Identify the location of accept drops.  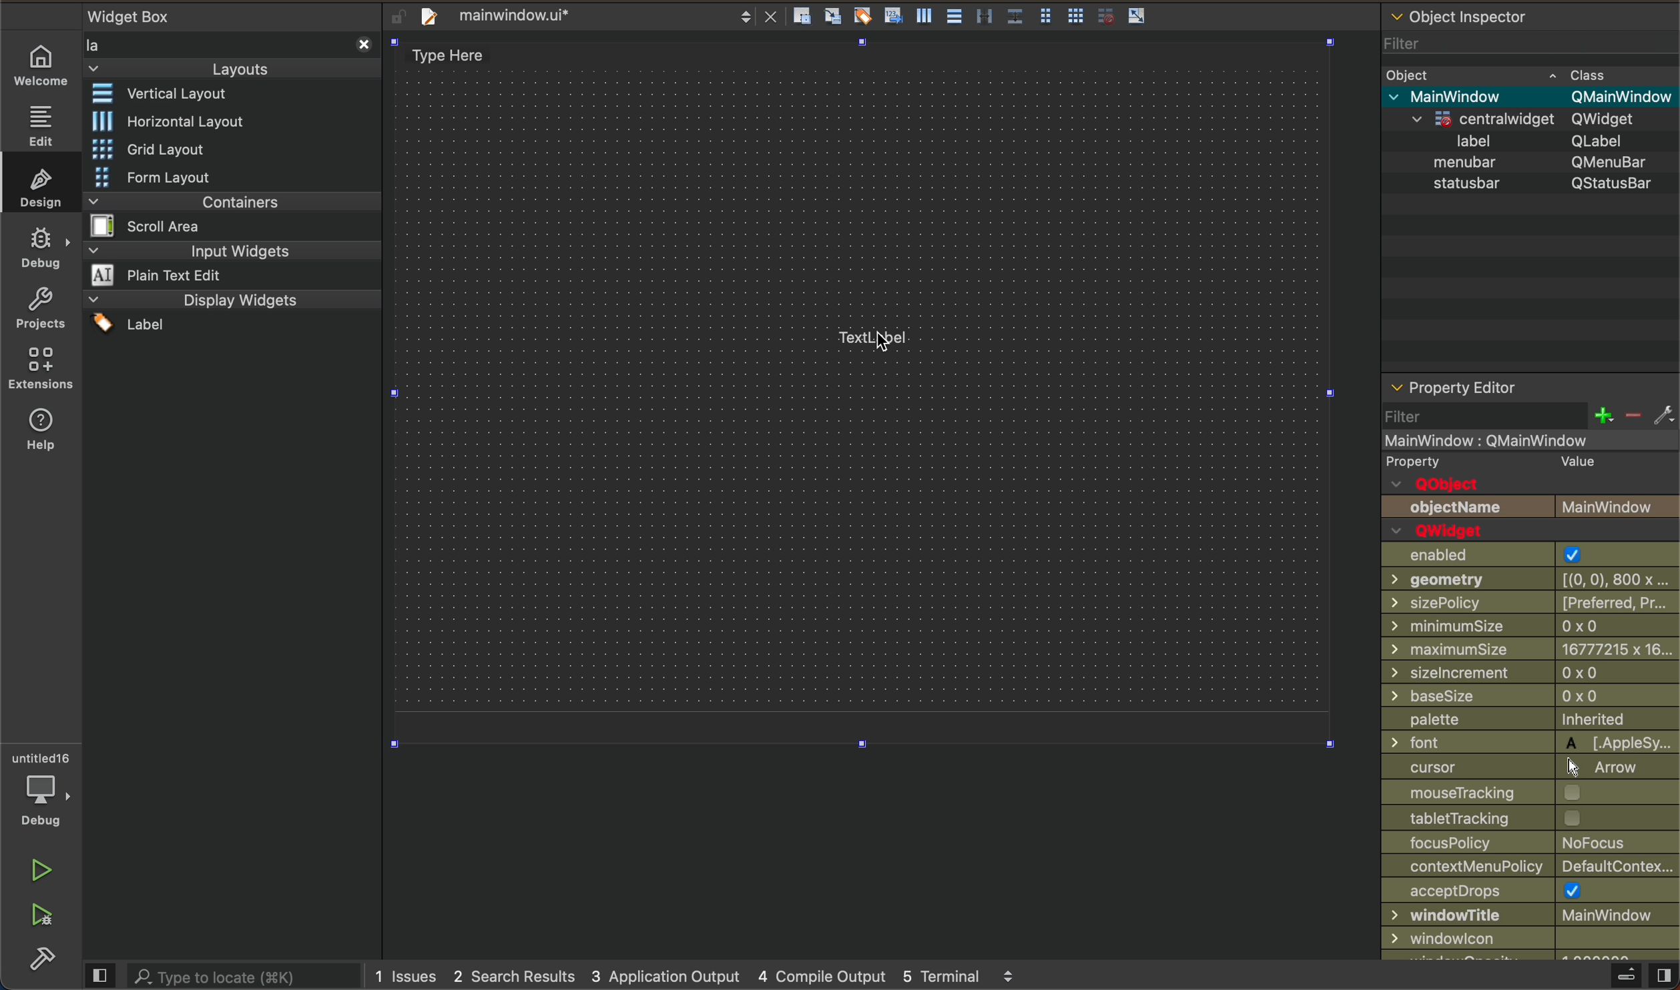
(1502, 892).